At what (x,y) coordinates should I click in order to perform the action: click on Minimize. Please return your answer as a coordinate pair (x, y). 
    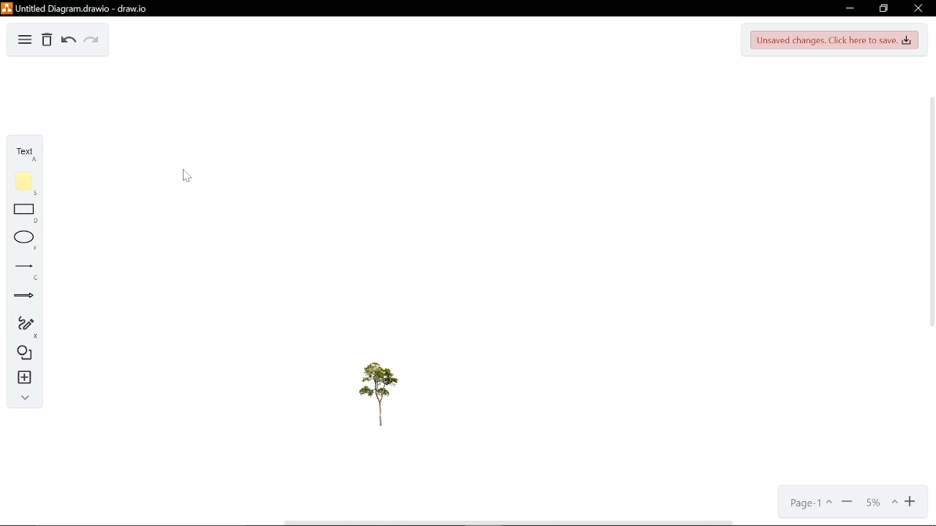
    Looking at the image, I should click on (850, 8).